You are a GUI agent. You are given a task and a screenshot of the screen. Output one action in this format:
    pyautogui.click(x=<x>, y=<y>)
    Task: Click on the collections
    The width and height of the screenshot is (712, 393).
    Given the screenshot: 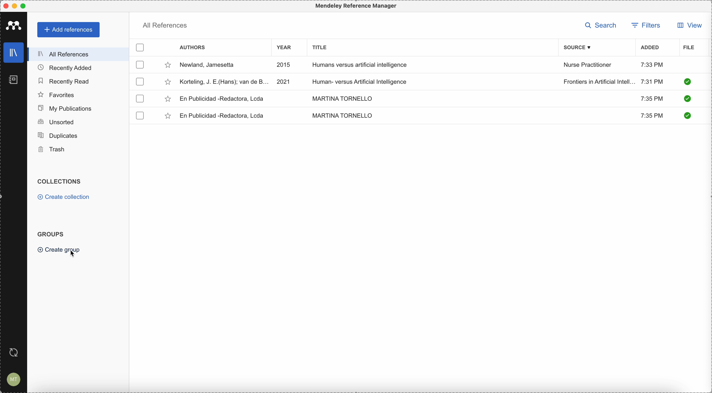 What is the action you would take?
    pyautogui.click(x=60, y=181)
    